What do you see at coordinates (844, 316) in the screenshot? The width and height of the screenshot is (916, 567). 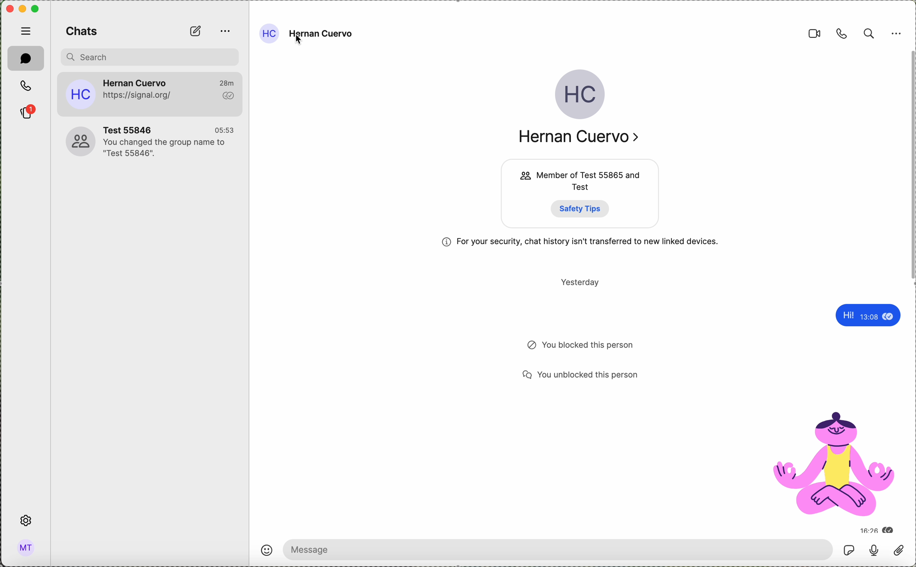 I see `Hi!` at bounding box center [844, 316].